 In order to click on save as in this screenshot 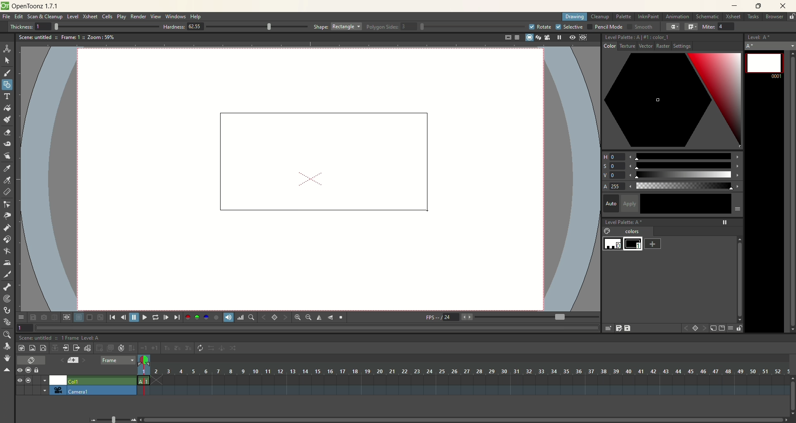, I will do `click(618, 328)`.